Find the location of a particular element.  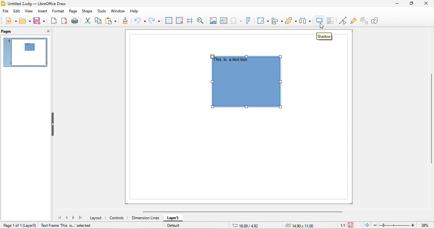

previous page is located at coordinates (68, 218).